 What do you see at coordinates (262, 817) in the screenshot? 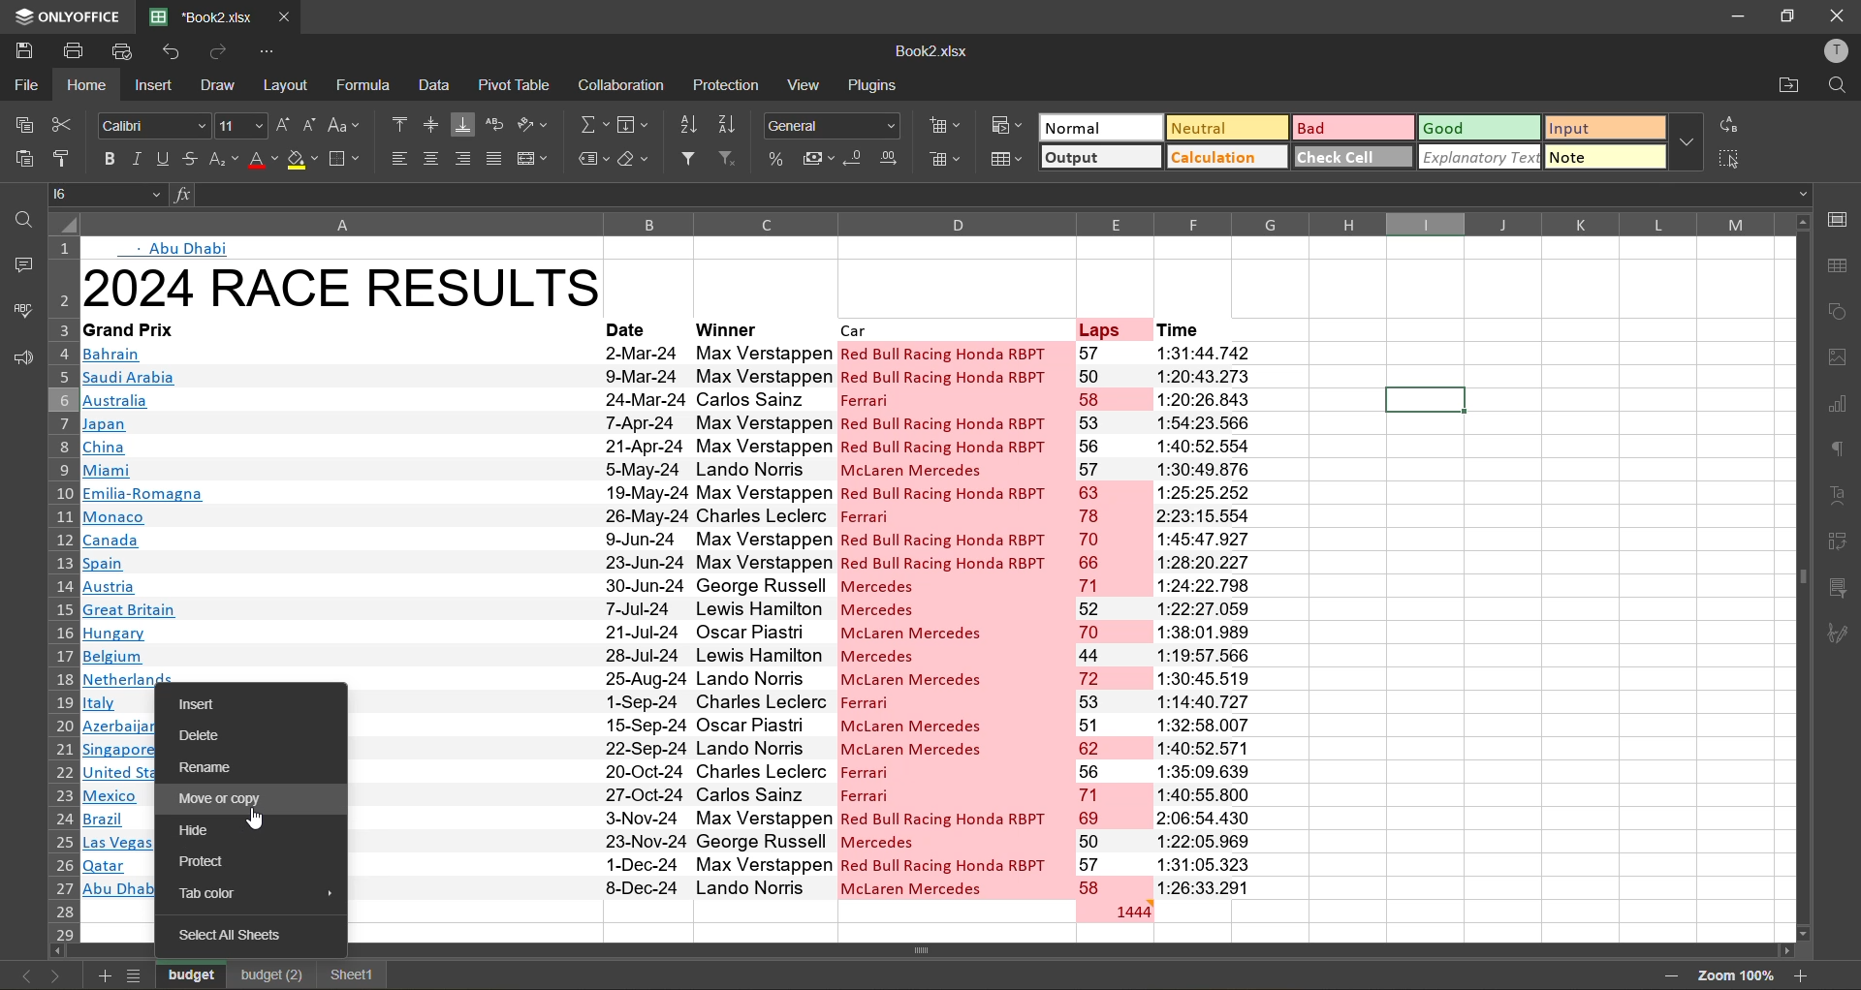
I see `cursor` at bounding box center [262, 817].